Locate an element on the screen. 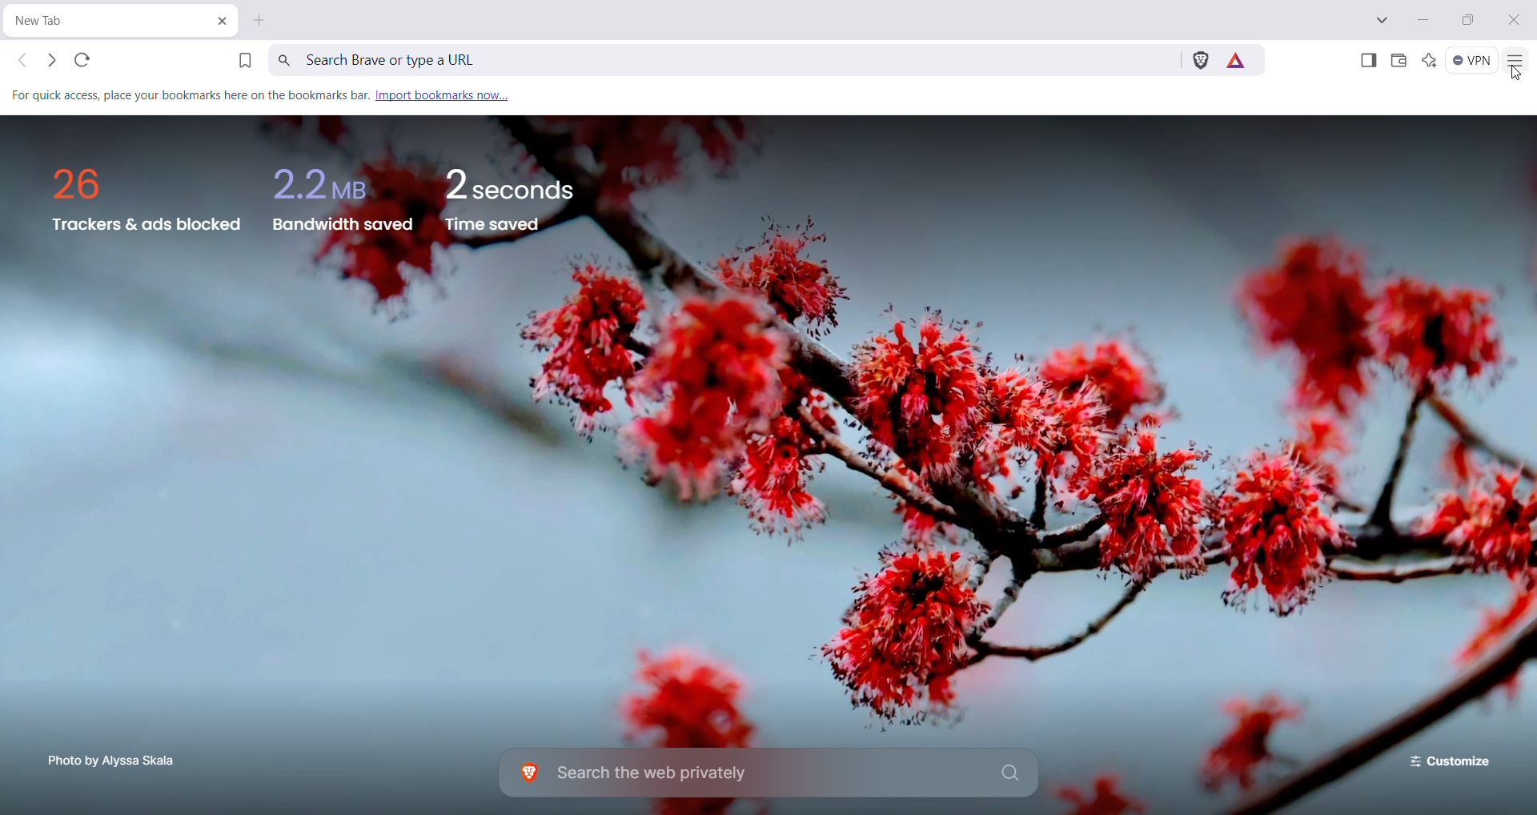 The height and width of the screenshot is (815, 1537). Leo AI is located at coordinates (1431, 60).